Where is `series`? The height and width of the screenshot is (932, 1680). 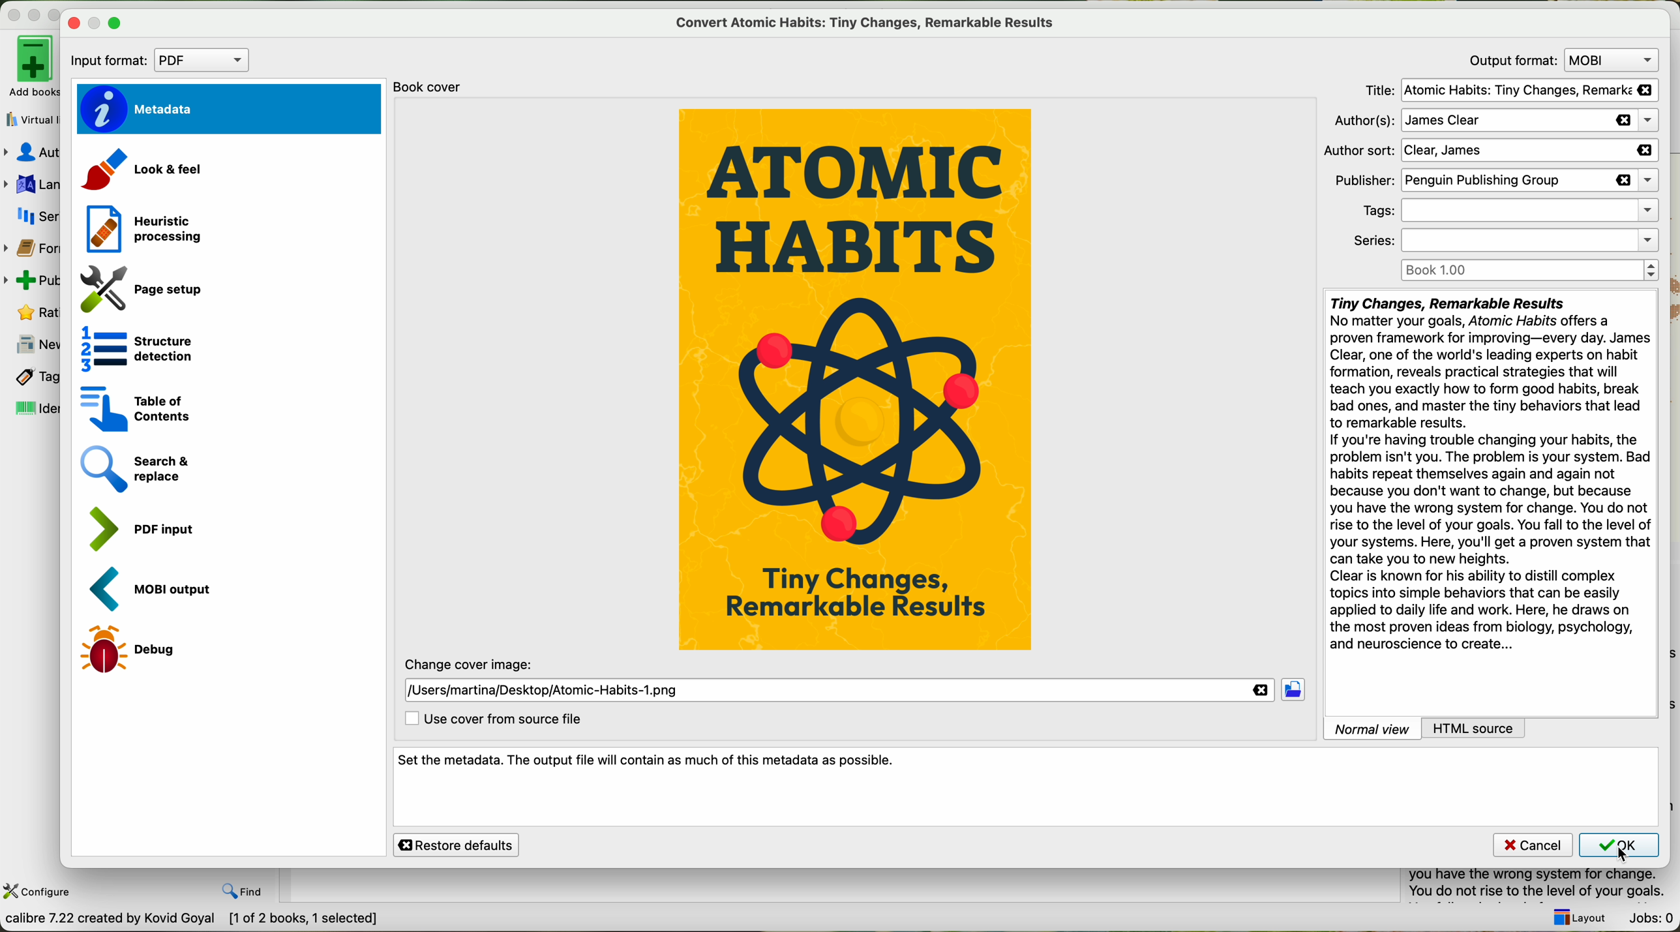
series is located at coordinates (38, 218).